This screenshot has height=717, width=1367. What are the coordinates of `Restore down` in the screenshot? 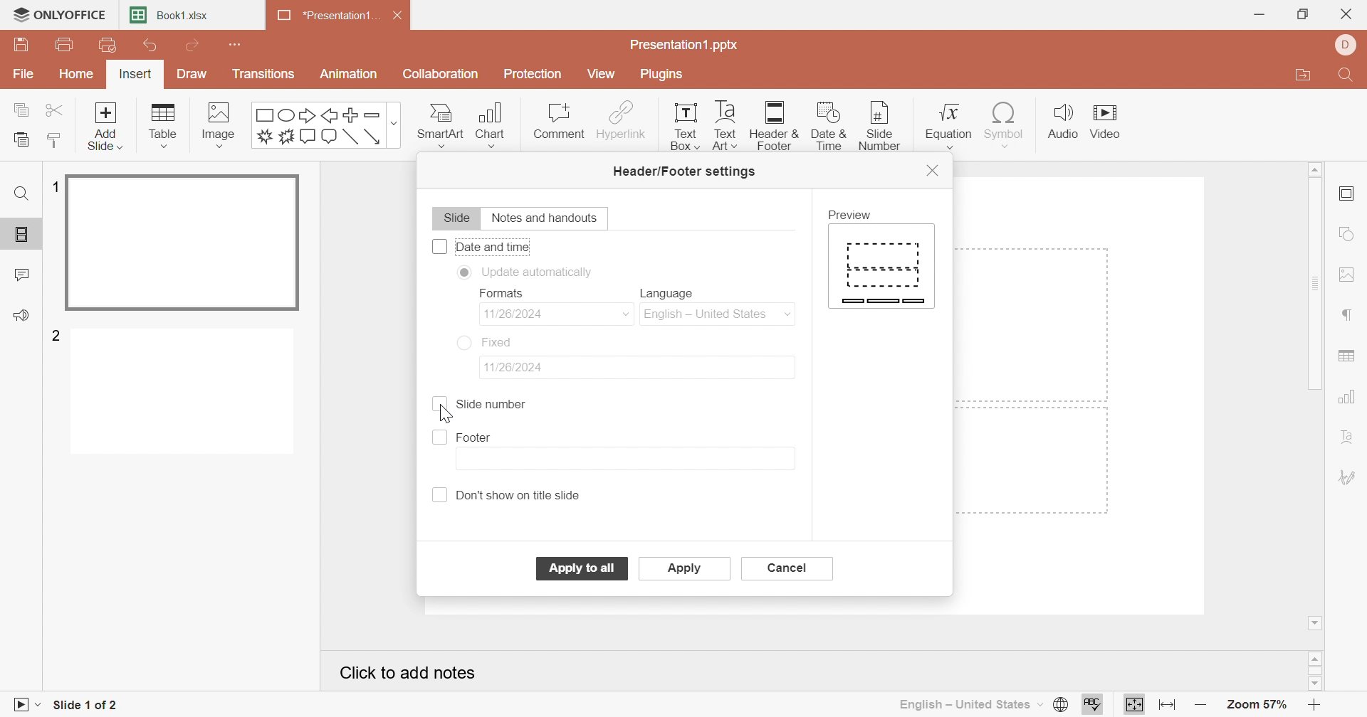 It's located at (1305, 14).